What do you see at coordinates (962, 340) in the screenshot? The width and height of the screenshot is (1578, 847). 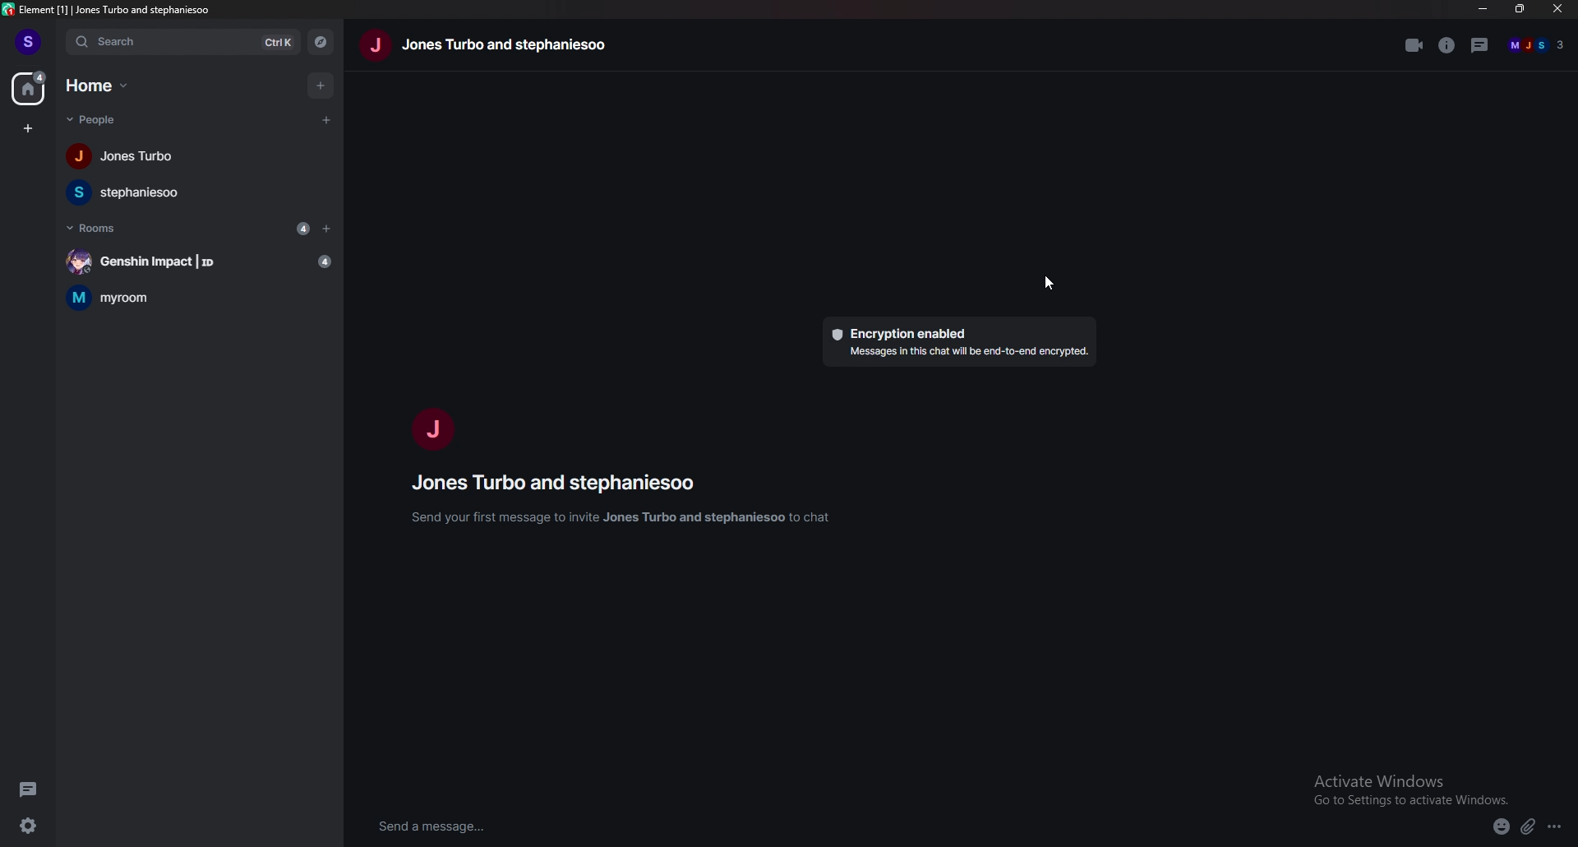 I see `Encryption enabled Messages in the chat will be end-to-end encrypted.` at bounding box center [962, 340].